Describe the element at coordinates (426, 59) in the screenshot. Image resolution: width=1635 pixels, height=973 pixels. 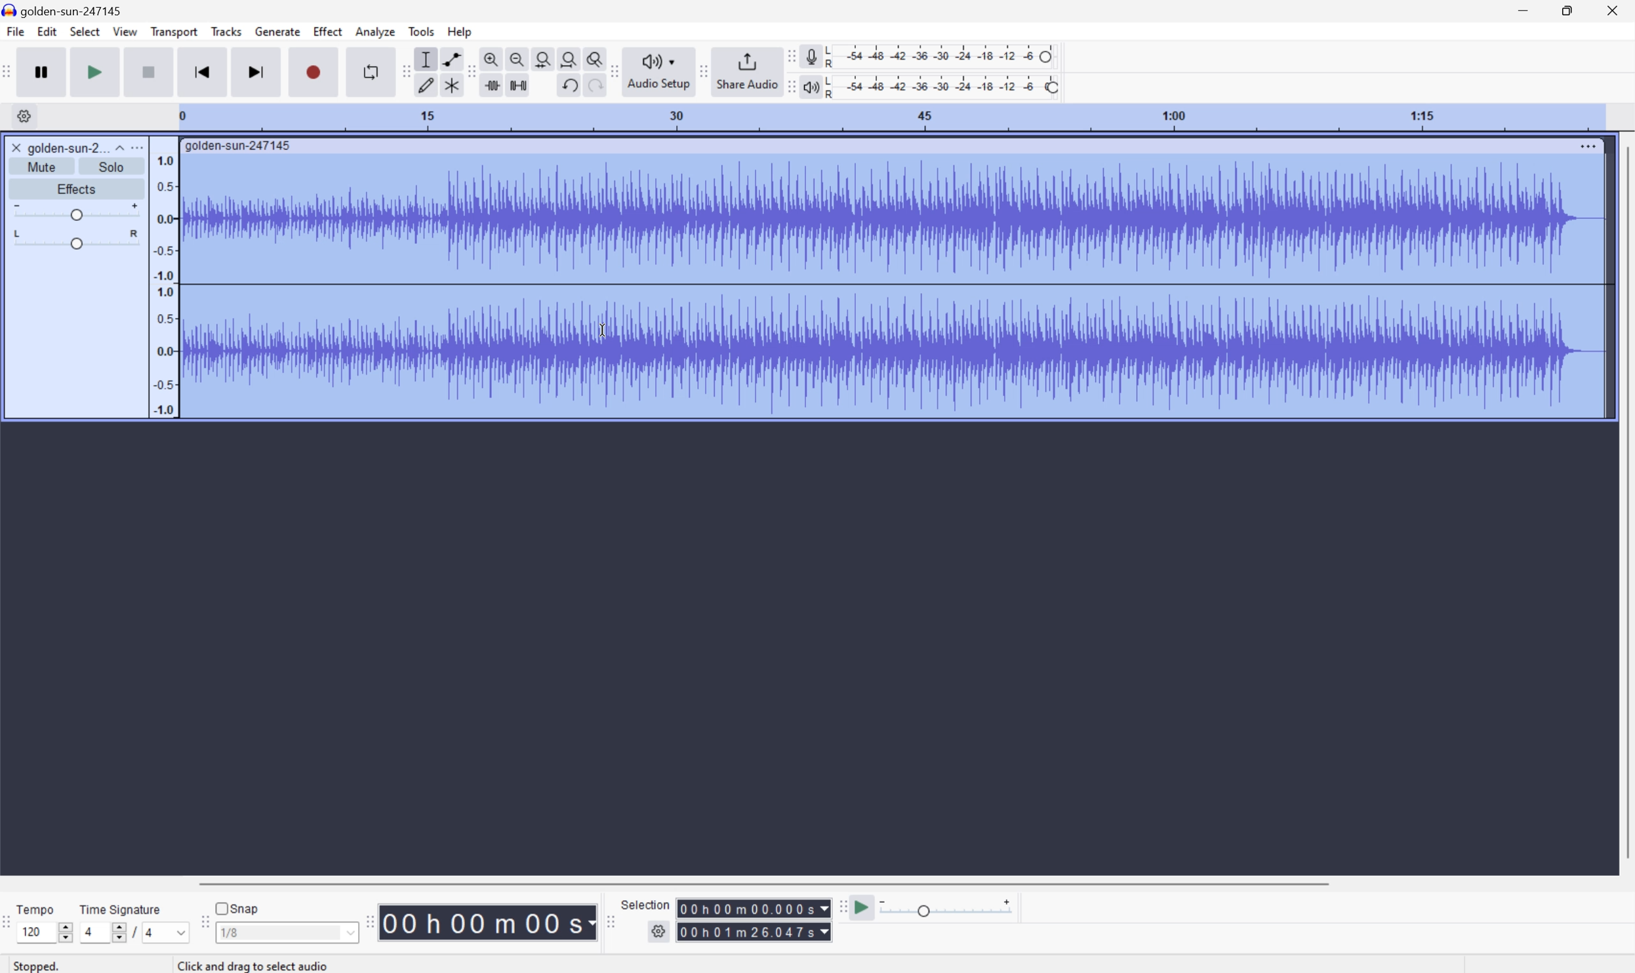
I see `Selection tool` at that location.